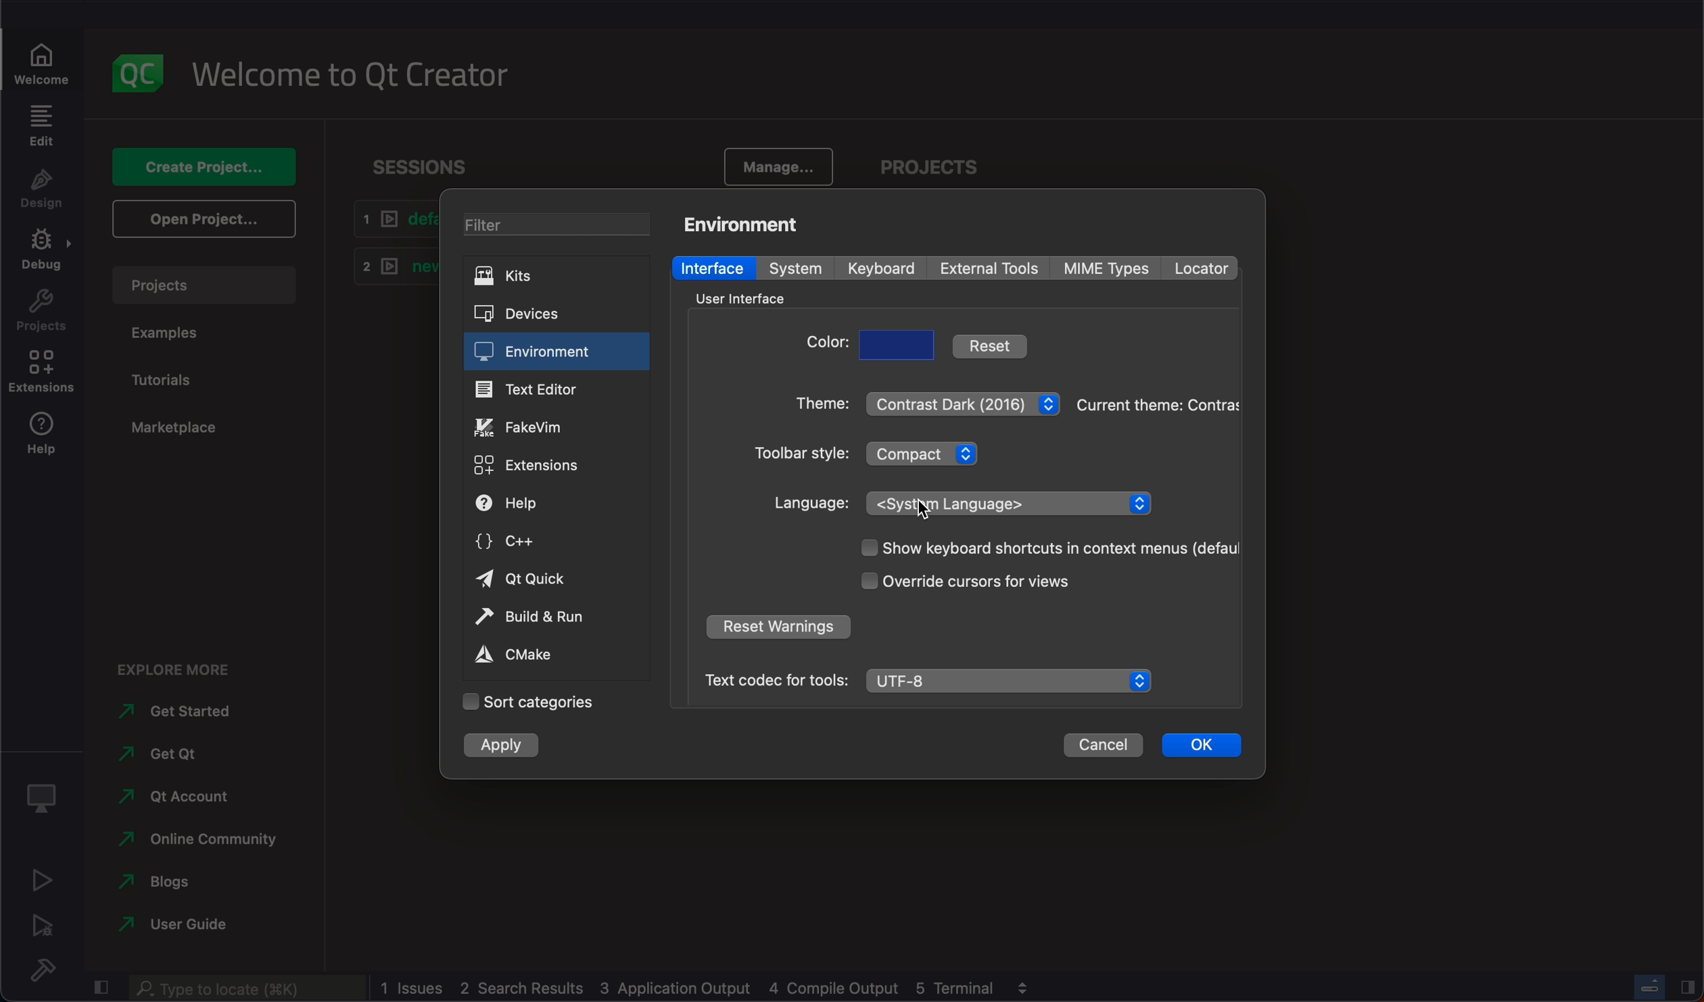 This screenshot has height=1002, width=1704. I want to click on tutorials, so click(173, 375).